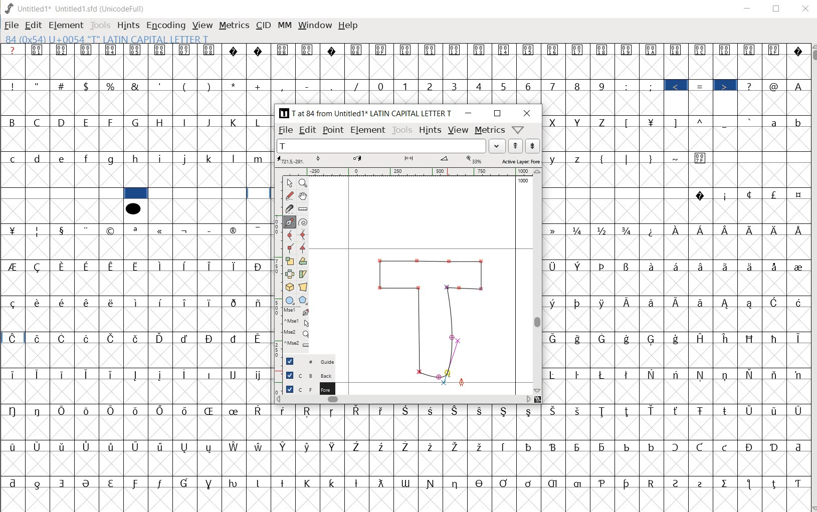 The width and height of the screenshot is (817, 512). Describe the element at coordinates (704, 338) in the screenshot. I see `Symbol` at that location.